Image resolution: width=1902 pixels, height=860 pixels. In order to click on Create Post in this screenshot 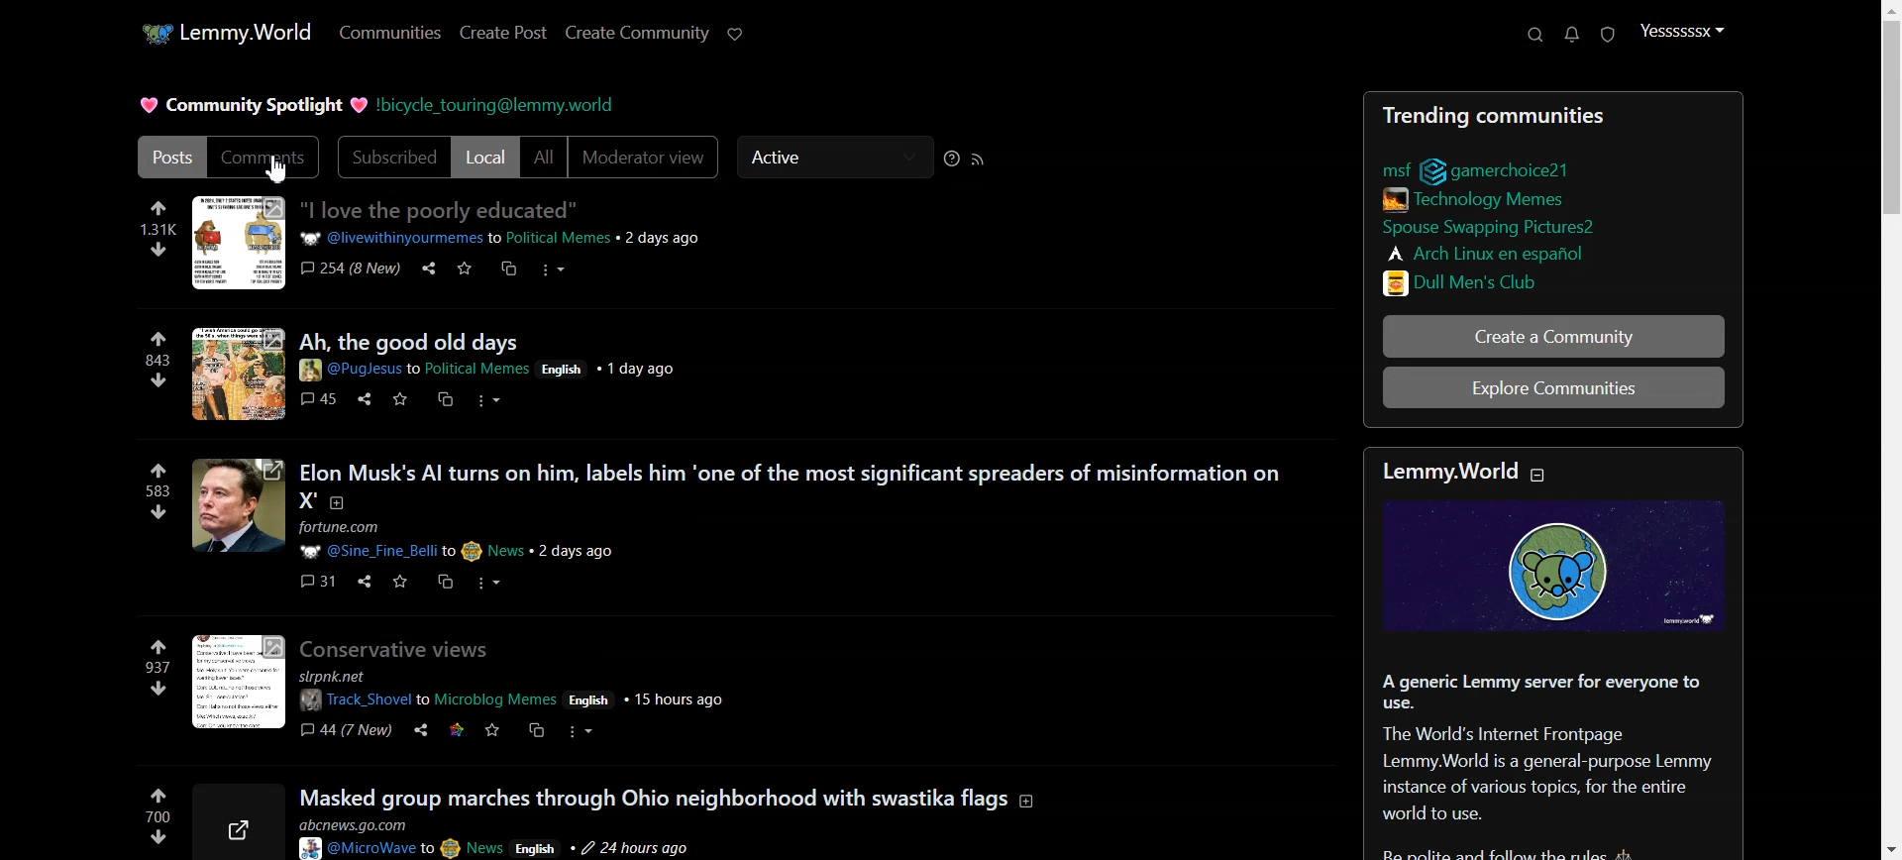, I will do `click(503, 32)`.